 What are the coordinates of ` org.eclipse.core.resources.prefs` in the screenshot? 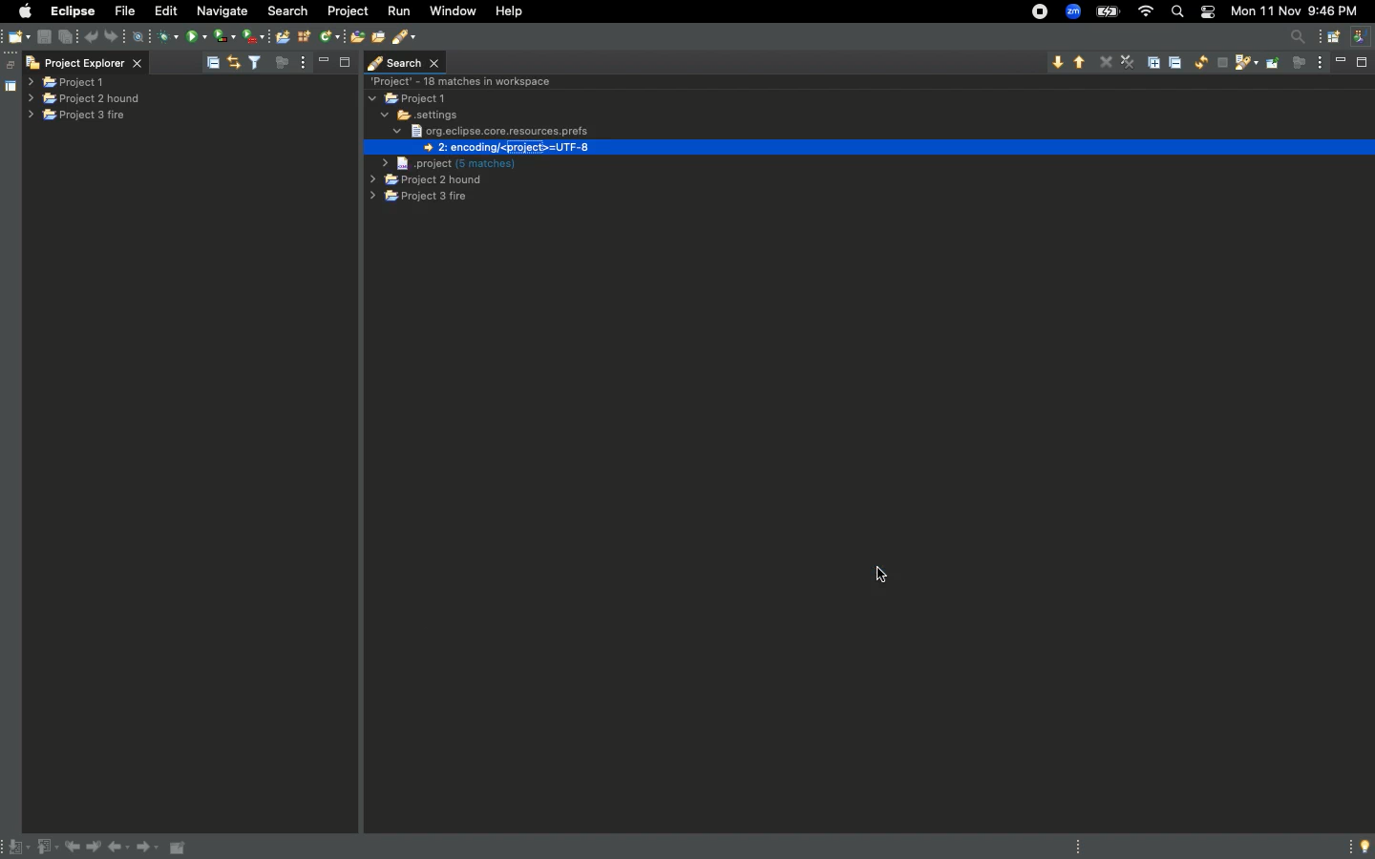 It's located at (493, 130).